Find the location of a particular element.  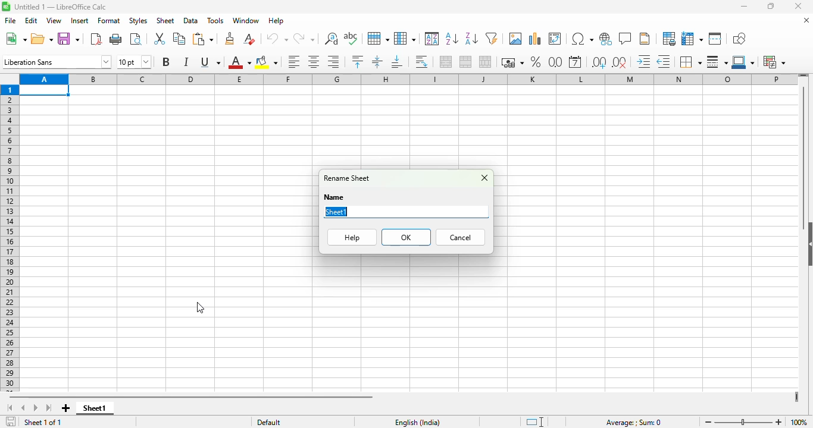

Untitled 1 - LibreOffice Calc is located at coordinates (61, 7).